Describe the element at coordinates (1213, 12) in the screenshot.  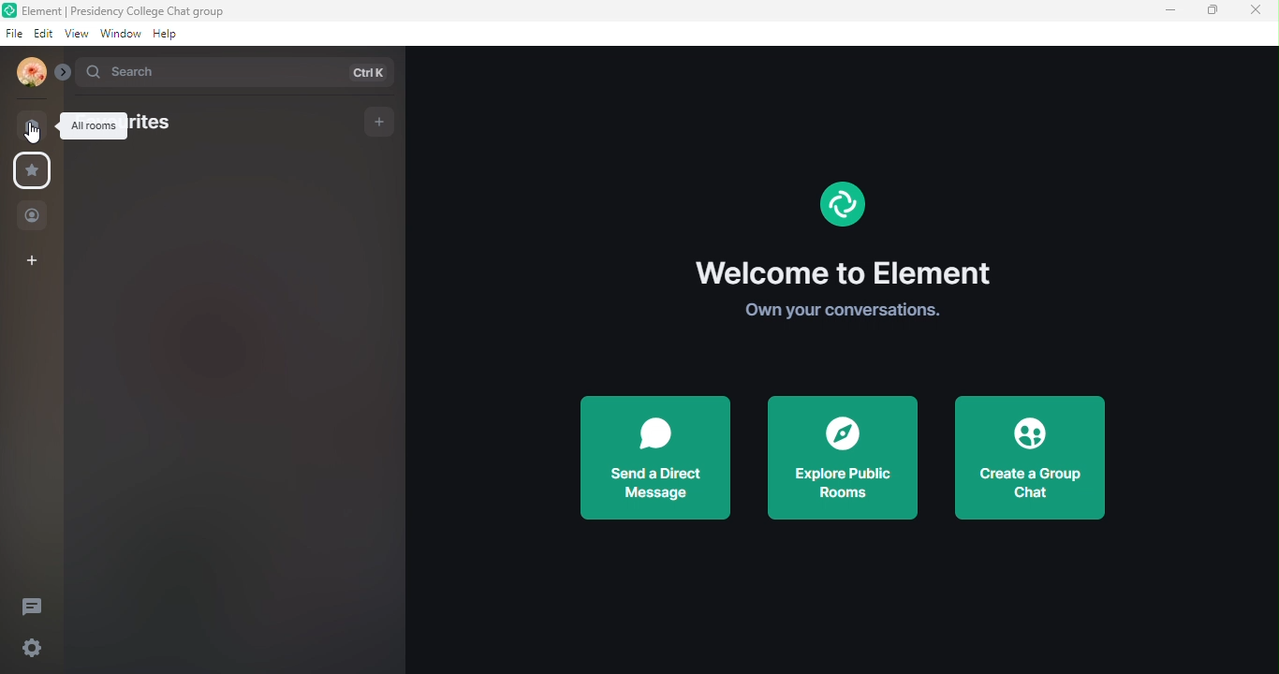
I see `maximize` at that location.